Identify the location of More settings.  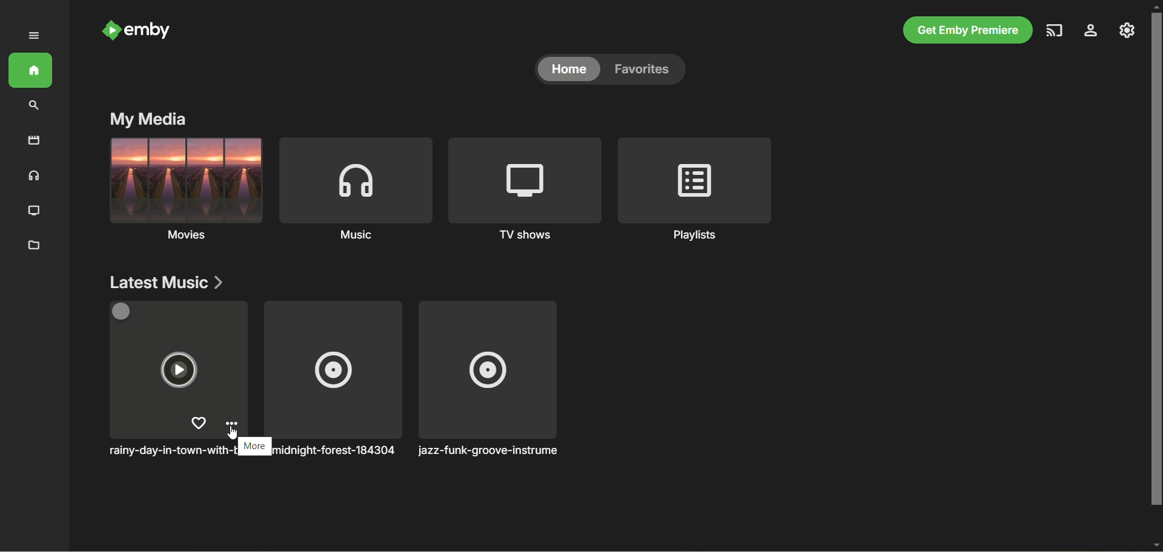
(231, 424).